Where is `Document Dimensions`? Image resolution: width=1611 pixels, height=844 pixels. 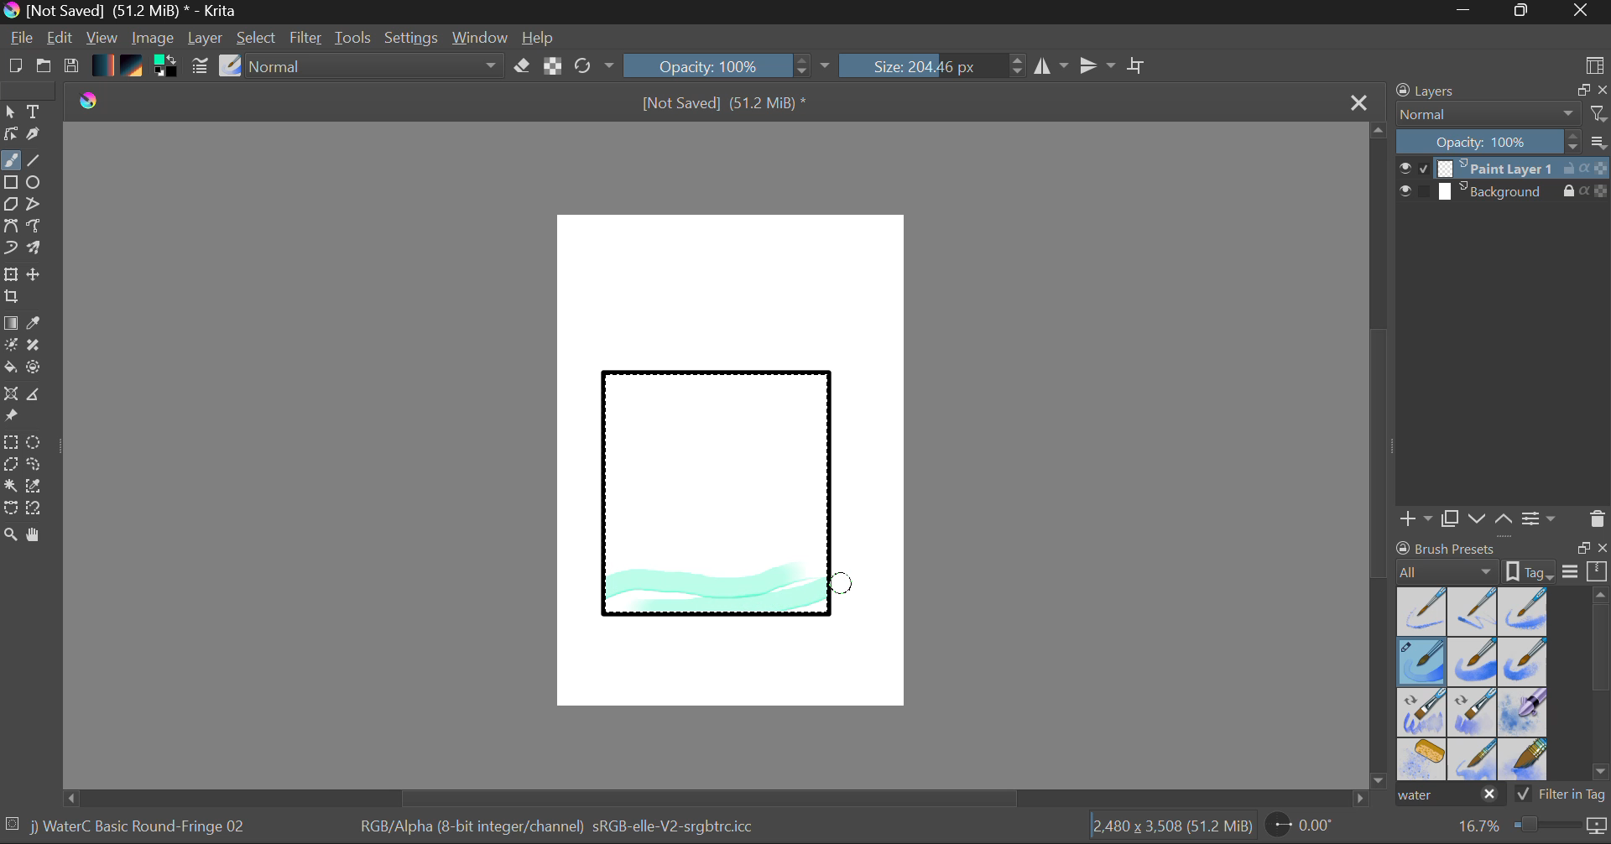
Document Dimensions is located at coordinates (1171, 829).